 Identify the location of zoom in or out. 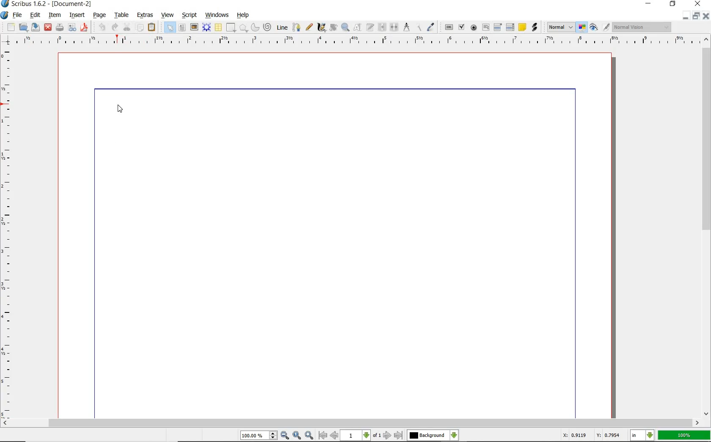
(344, 28).